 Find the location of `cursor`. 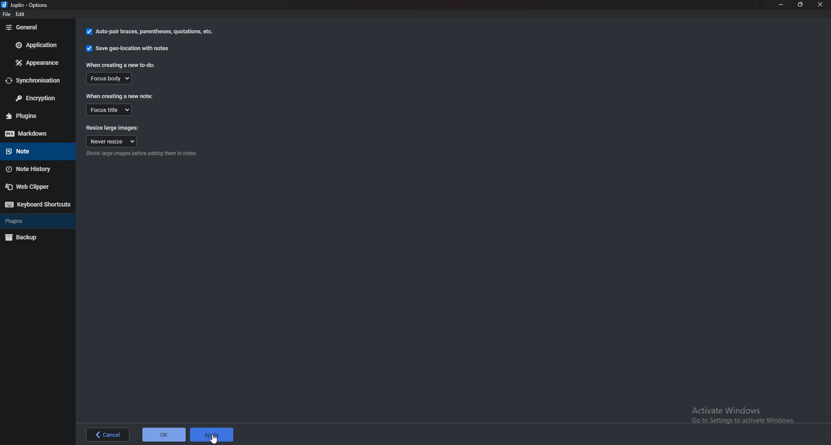

cursor is located at coordinates (214, 436).